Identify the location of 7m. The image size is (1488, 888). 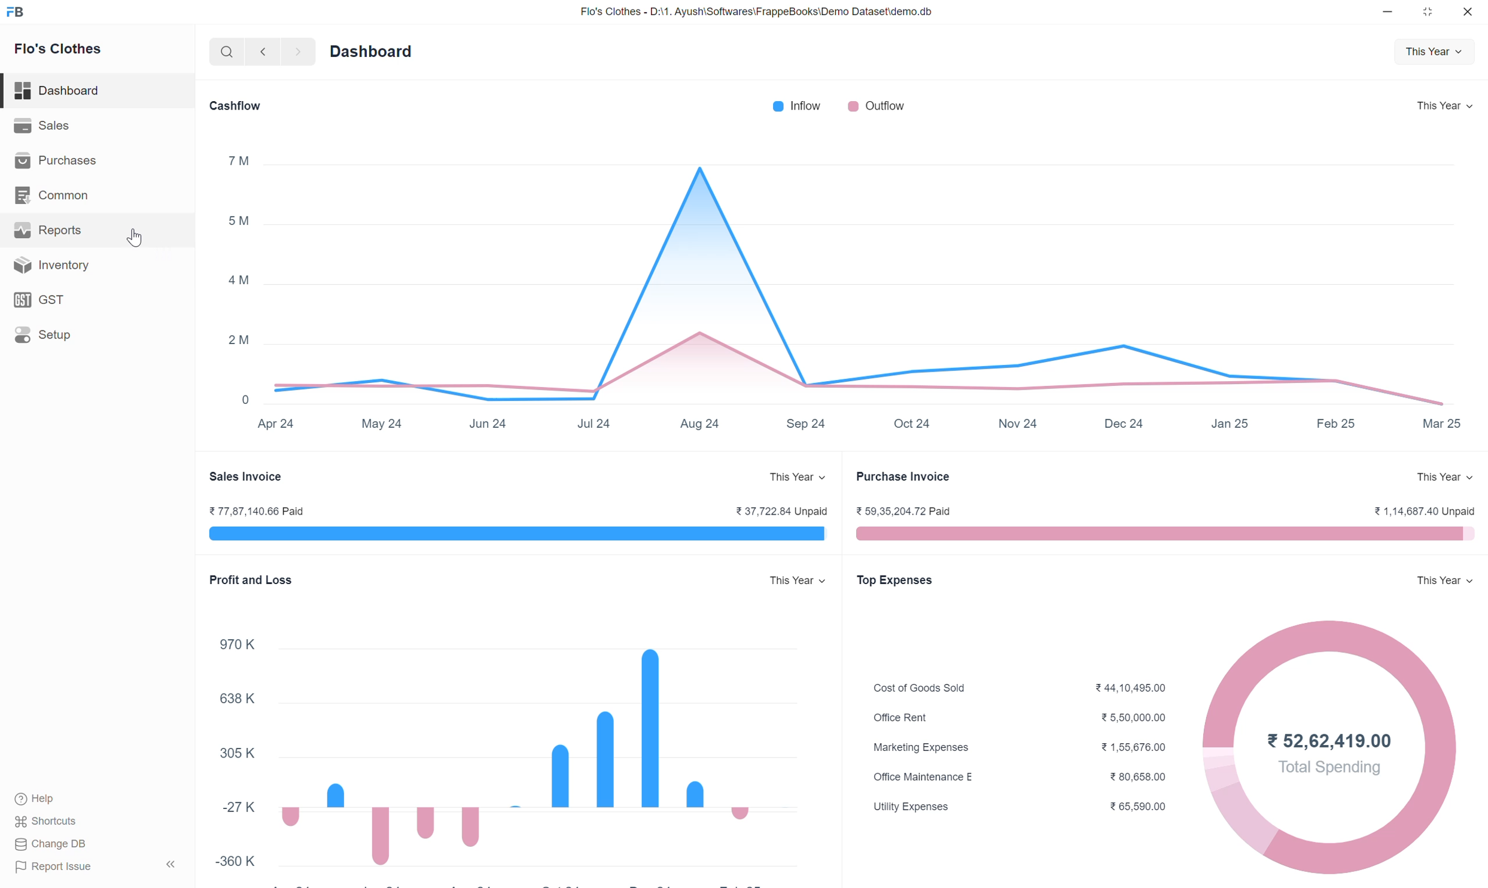
(239, 162).